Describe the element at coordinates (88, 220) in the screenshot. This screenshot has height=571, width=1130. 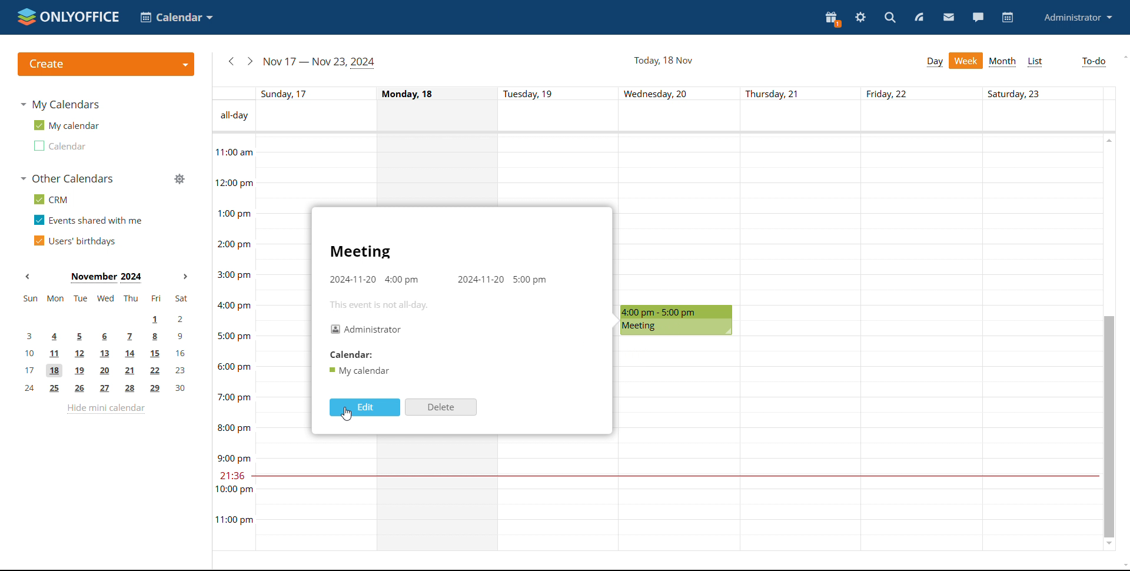
I see `events shared with me` at that location.